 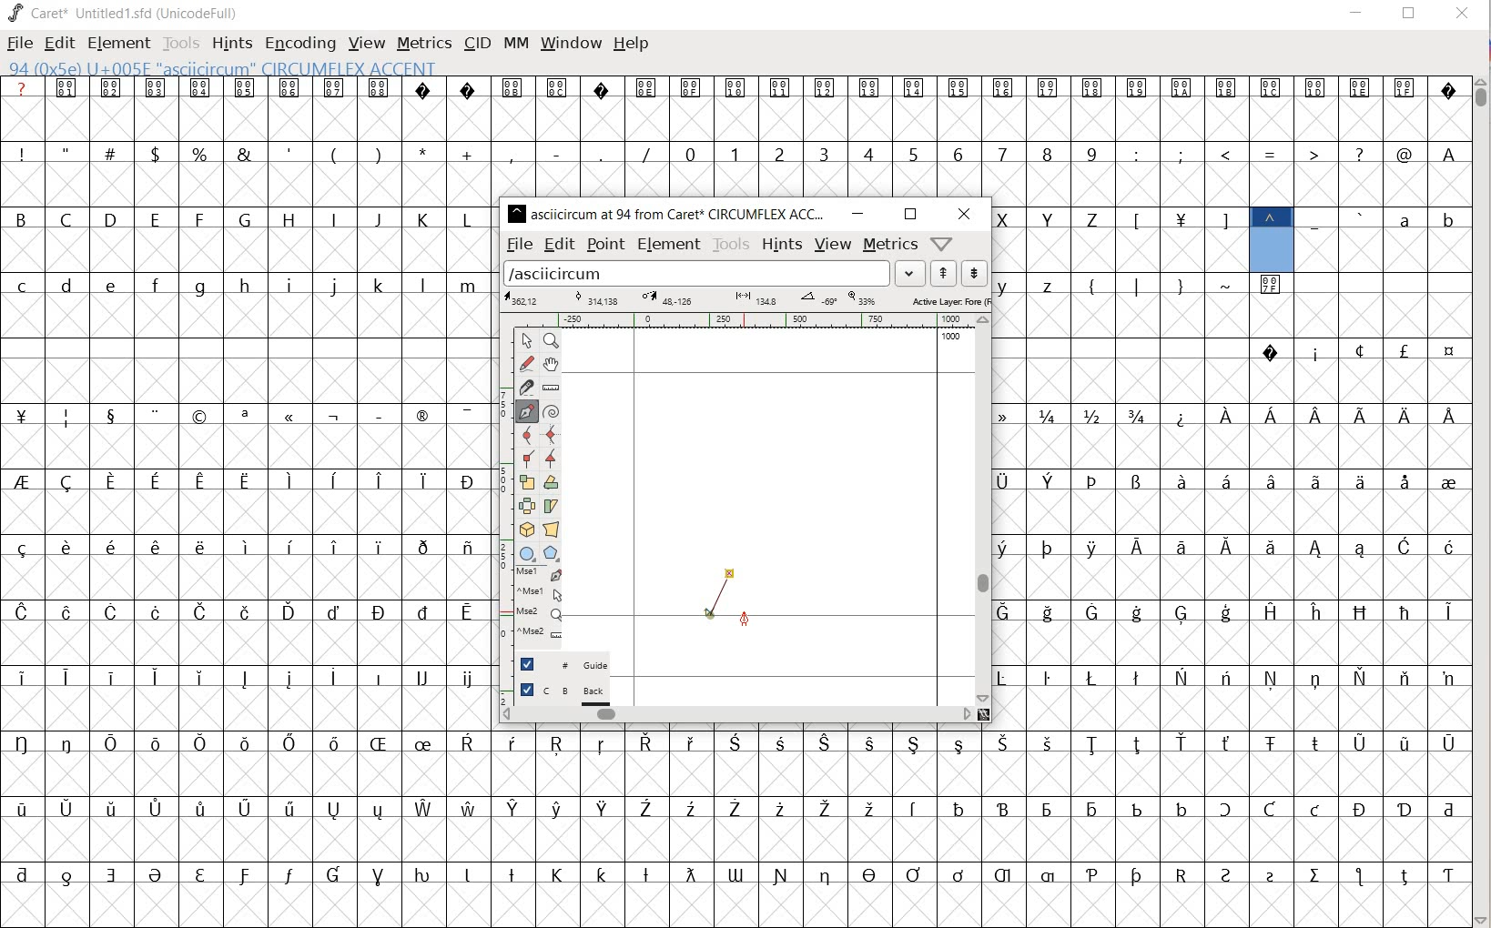 What do you see at coordinates (300, 42) in the screenshot?
I see `ENCODING` at bounding box center [300, 42].